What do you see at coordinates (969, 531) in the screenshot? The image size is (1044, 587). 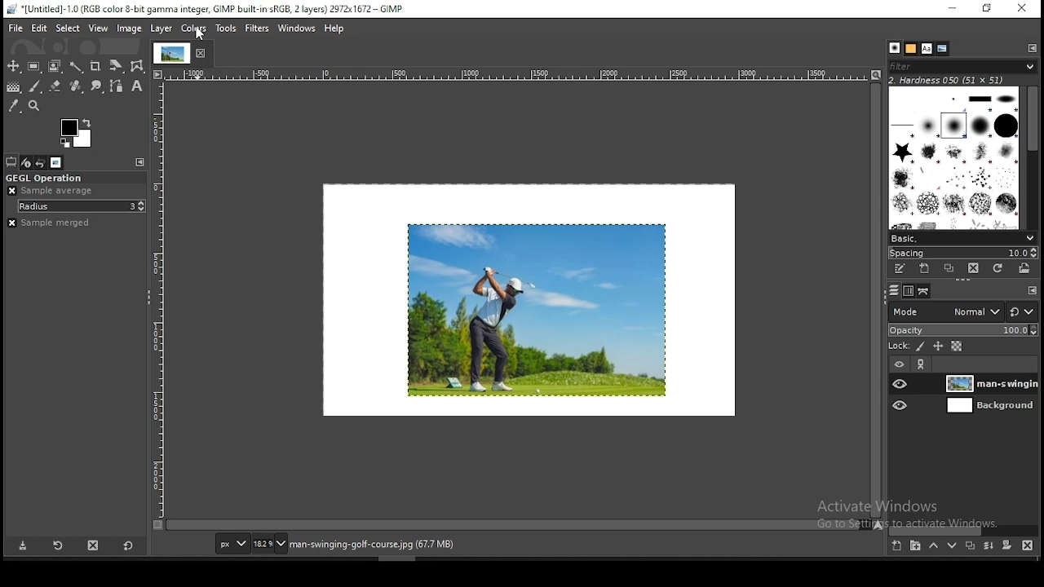 I see `scroll bar` at bounding box center [969, 531].